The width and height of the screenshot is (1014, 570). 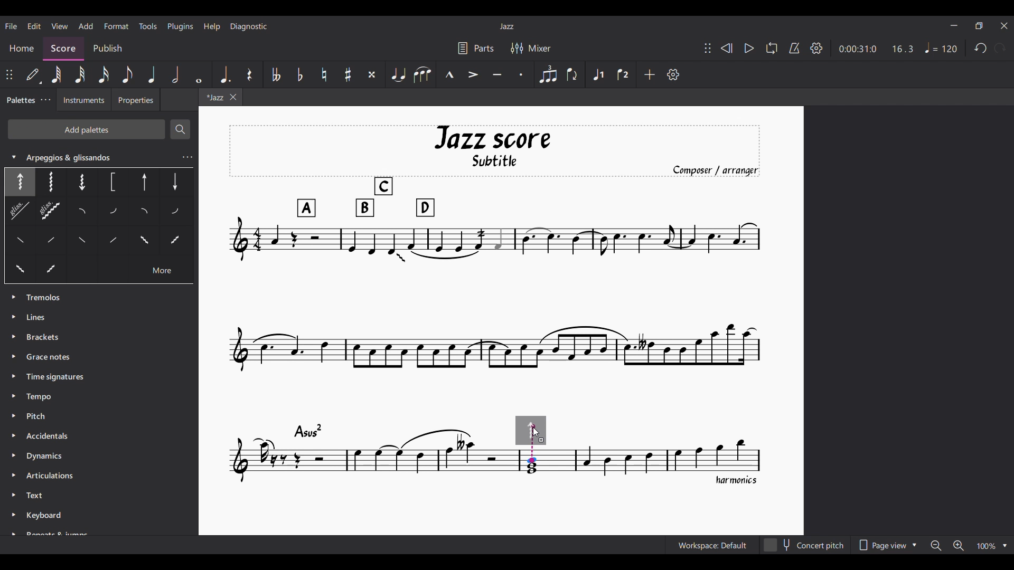 What do you see at coordinates (164, 270) in the screenshot?
I see `` at bounding box center [164, 270].